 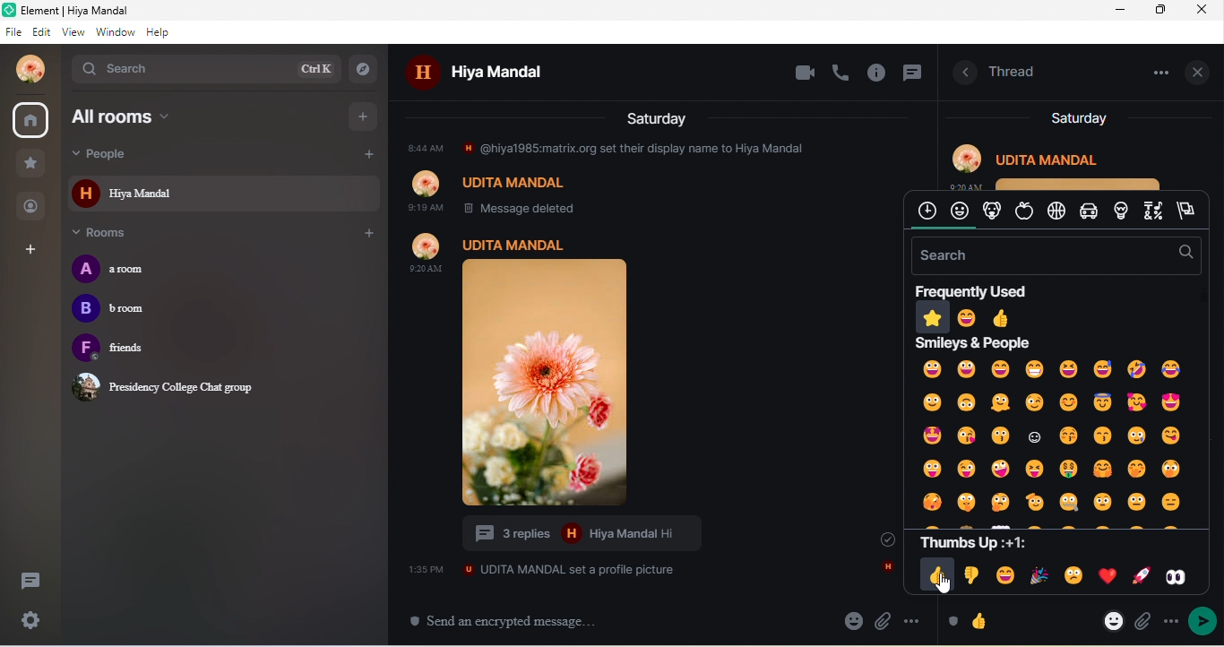 I want to click on attachment, so click(x=1142, y=624).